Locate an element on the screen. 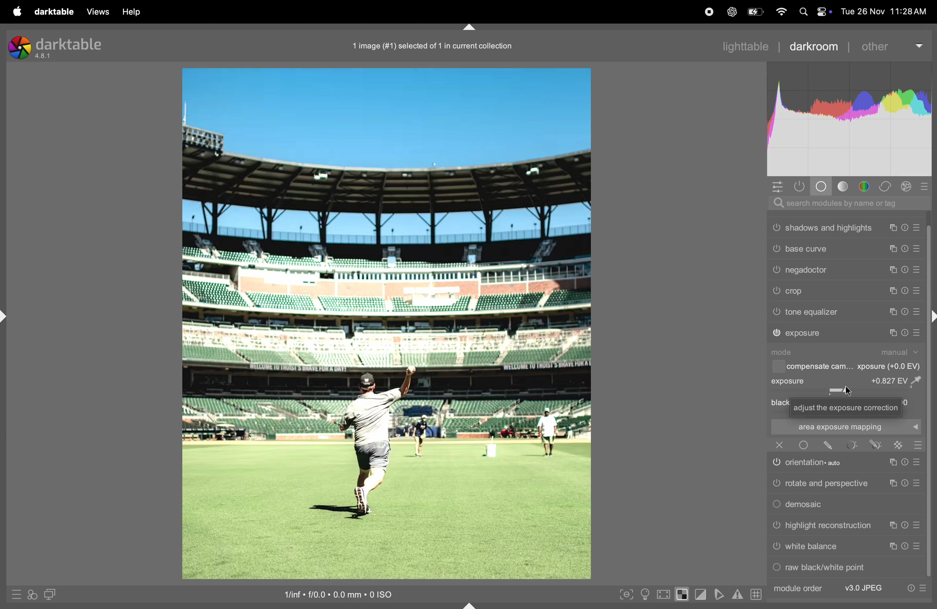  expand or collapse  is located at coordinates (6, 317).